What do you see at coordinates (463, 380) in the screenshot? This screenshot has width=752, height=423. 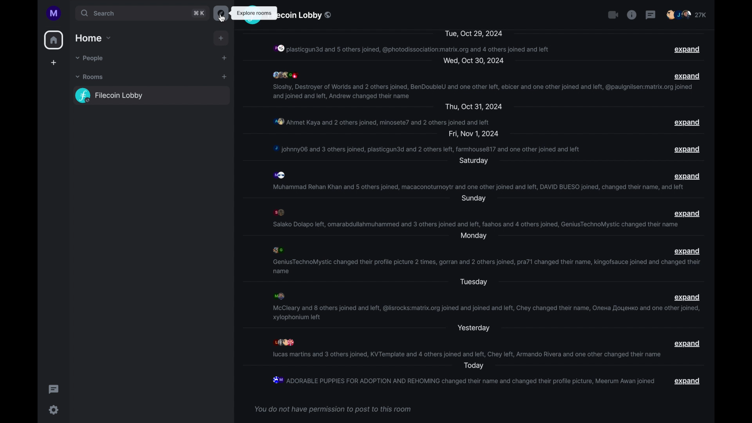 I see `ADORABLE PUPPIES FOR ADOPTION AND REHOMING changed their name and changed their profile picture, Meerum Awan joined` at bounding box center [463, 380].